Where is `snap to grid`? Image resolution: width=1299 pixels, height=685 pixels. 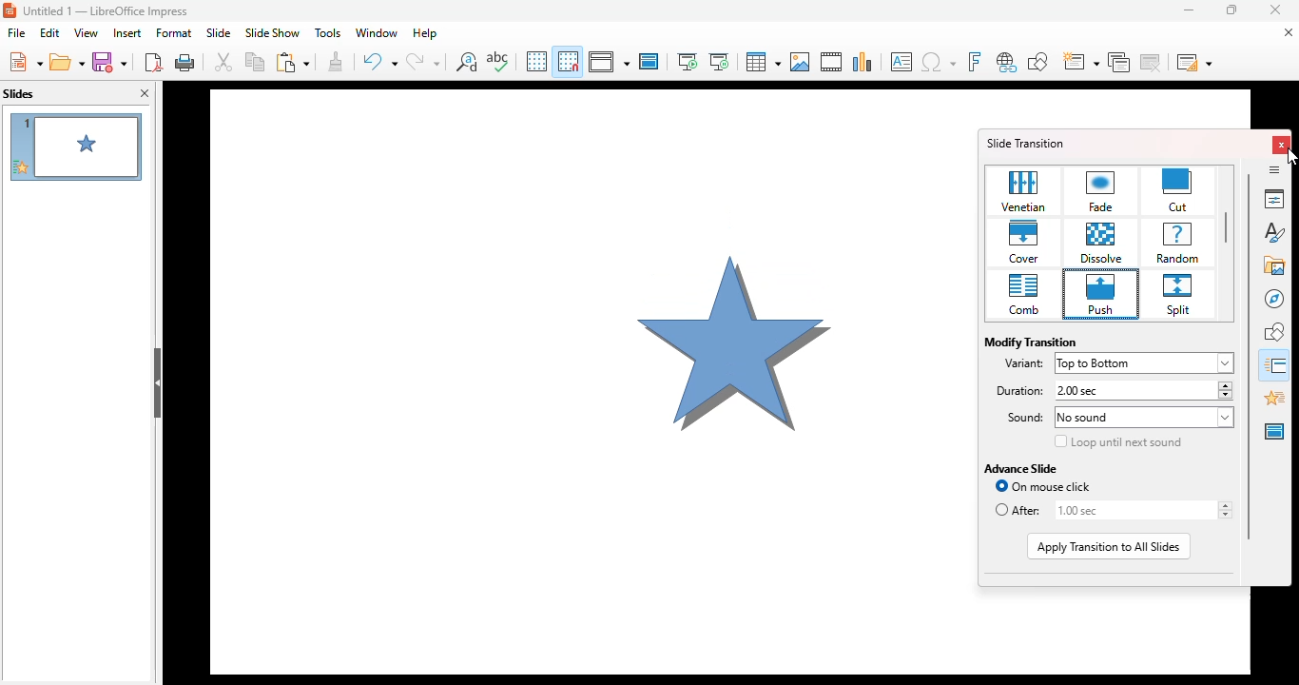 snap to grid is located at coordinates (569, 61).